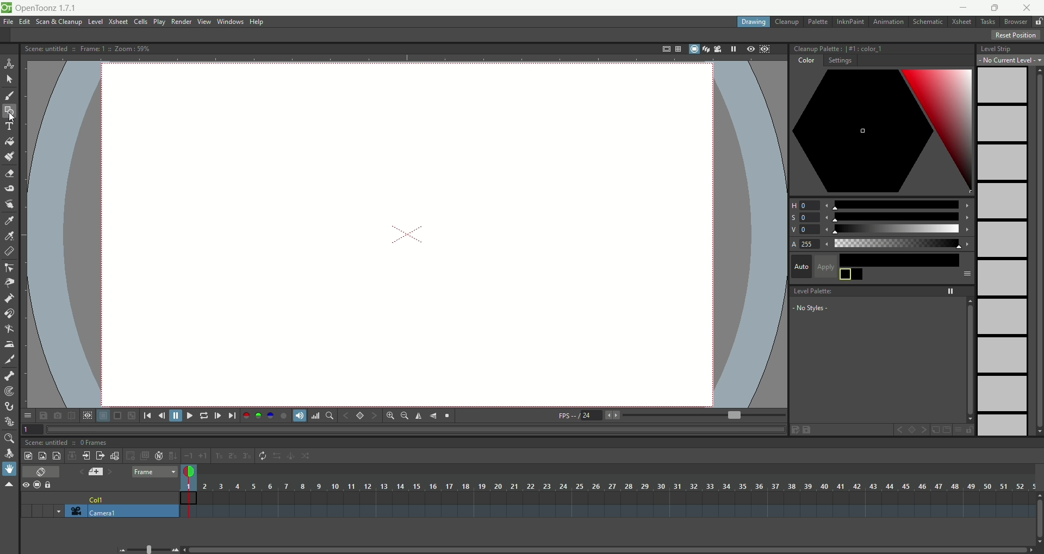  What do you see at coordinates (27, 413) in the screenshot?
I see `options` at bounding box center [27, 413].